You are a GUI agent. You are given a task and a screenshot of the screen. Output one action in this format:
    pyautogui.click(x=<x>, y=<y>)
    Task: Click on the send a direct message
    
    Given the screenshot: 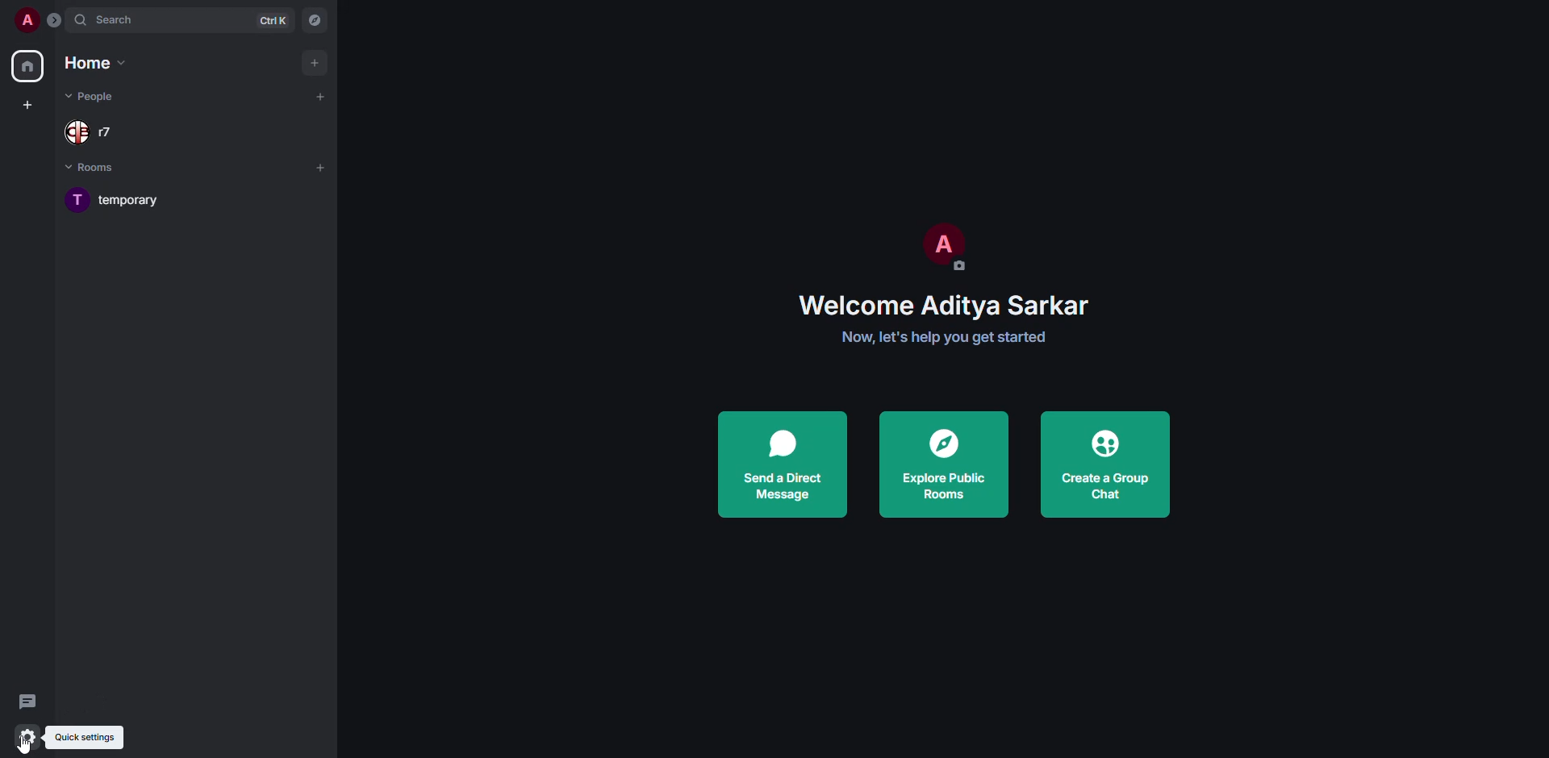 What is the action you would take?
    pyautogui.click(x=780, y=465)
    